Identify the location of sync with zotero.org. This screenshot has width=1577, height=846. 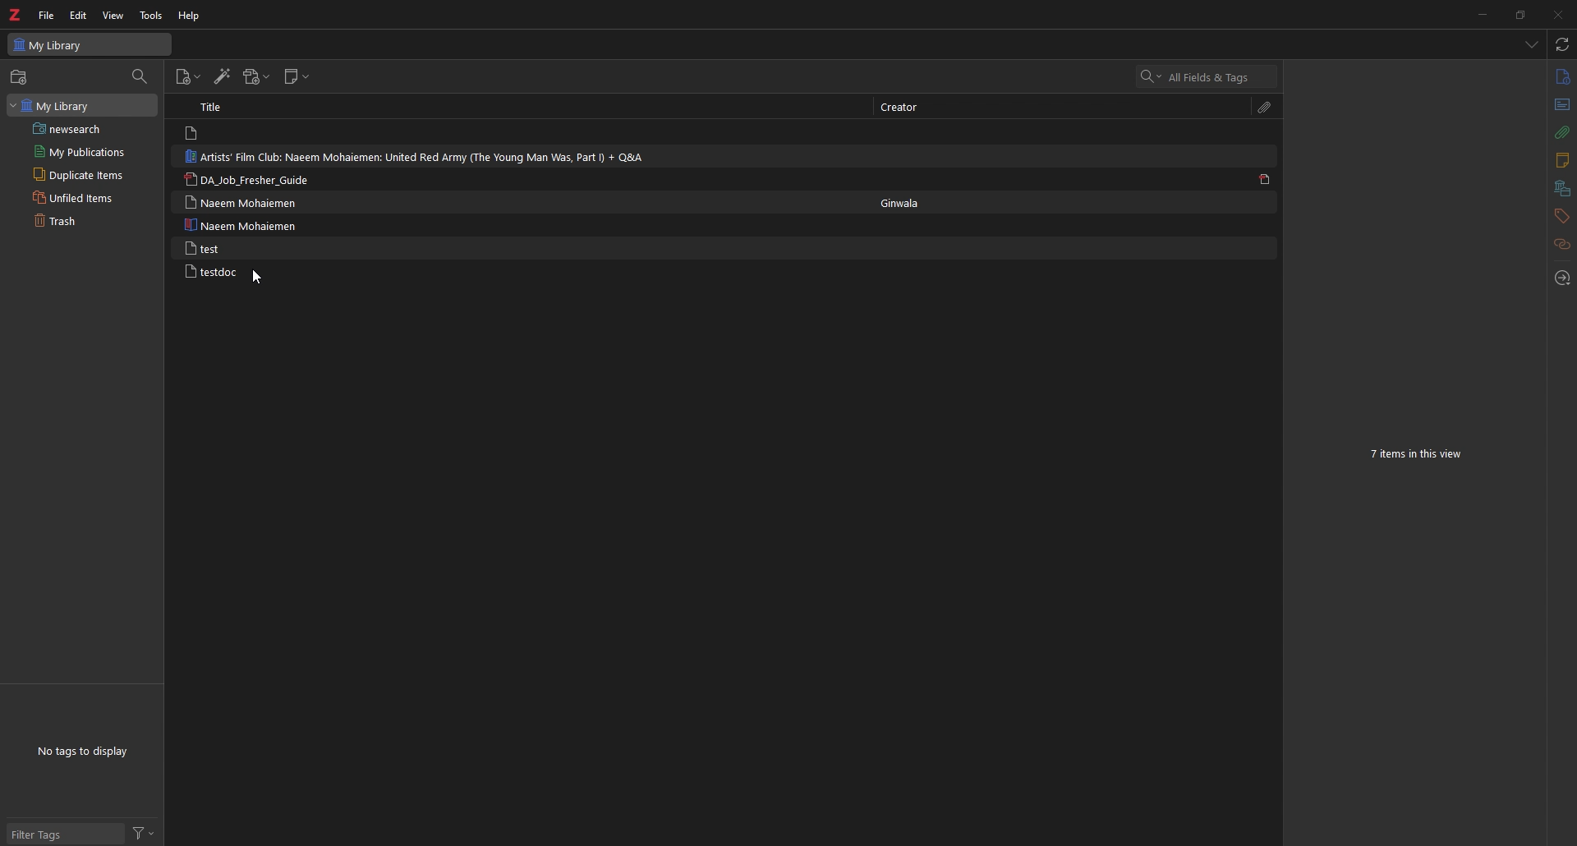
(1561, 44).